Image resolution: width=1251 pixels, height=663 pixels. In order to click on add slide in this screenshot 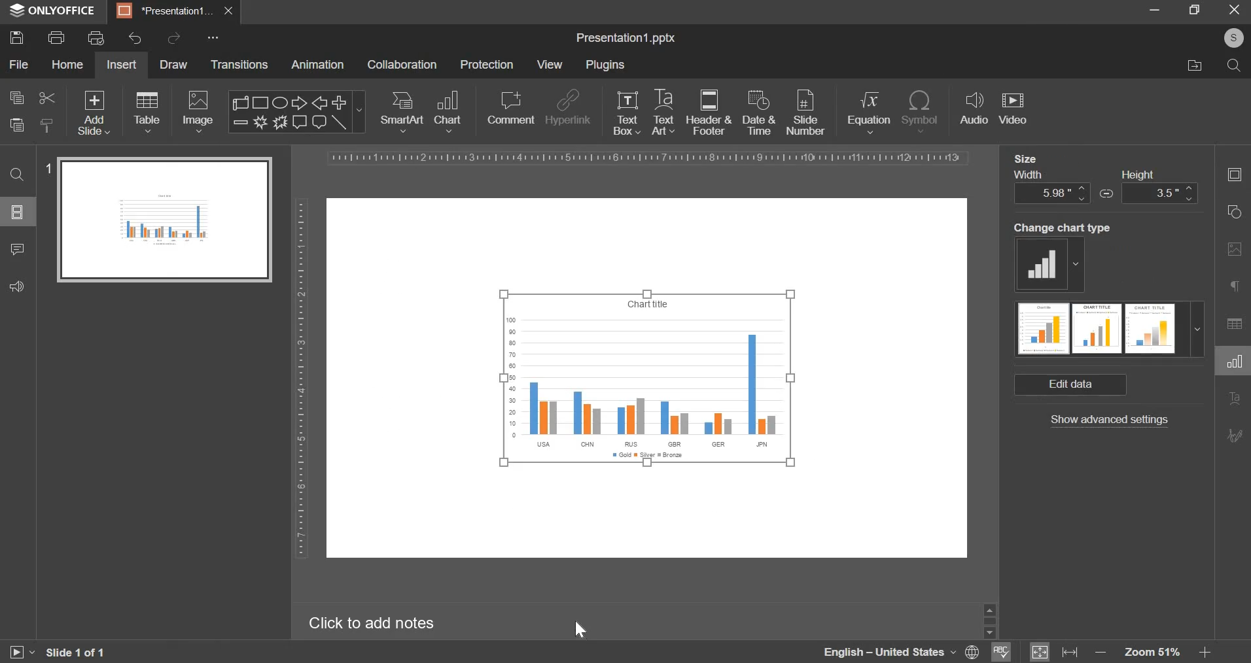, I will do `click(93, 112)`.